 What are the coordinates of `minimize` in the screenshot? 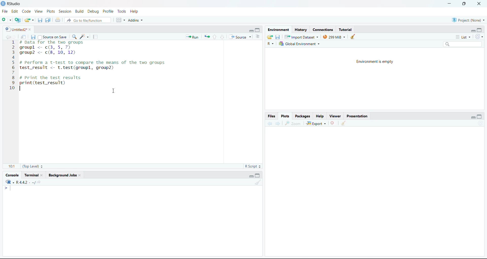 It's located at (449, 3).